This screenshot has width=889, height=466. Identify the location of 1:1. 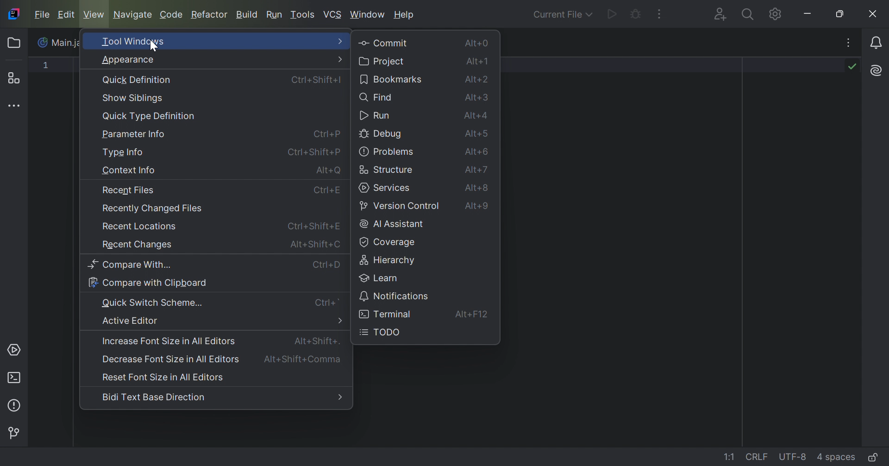
(731, 457).